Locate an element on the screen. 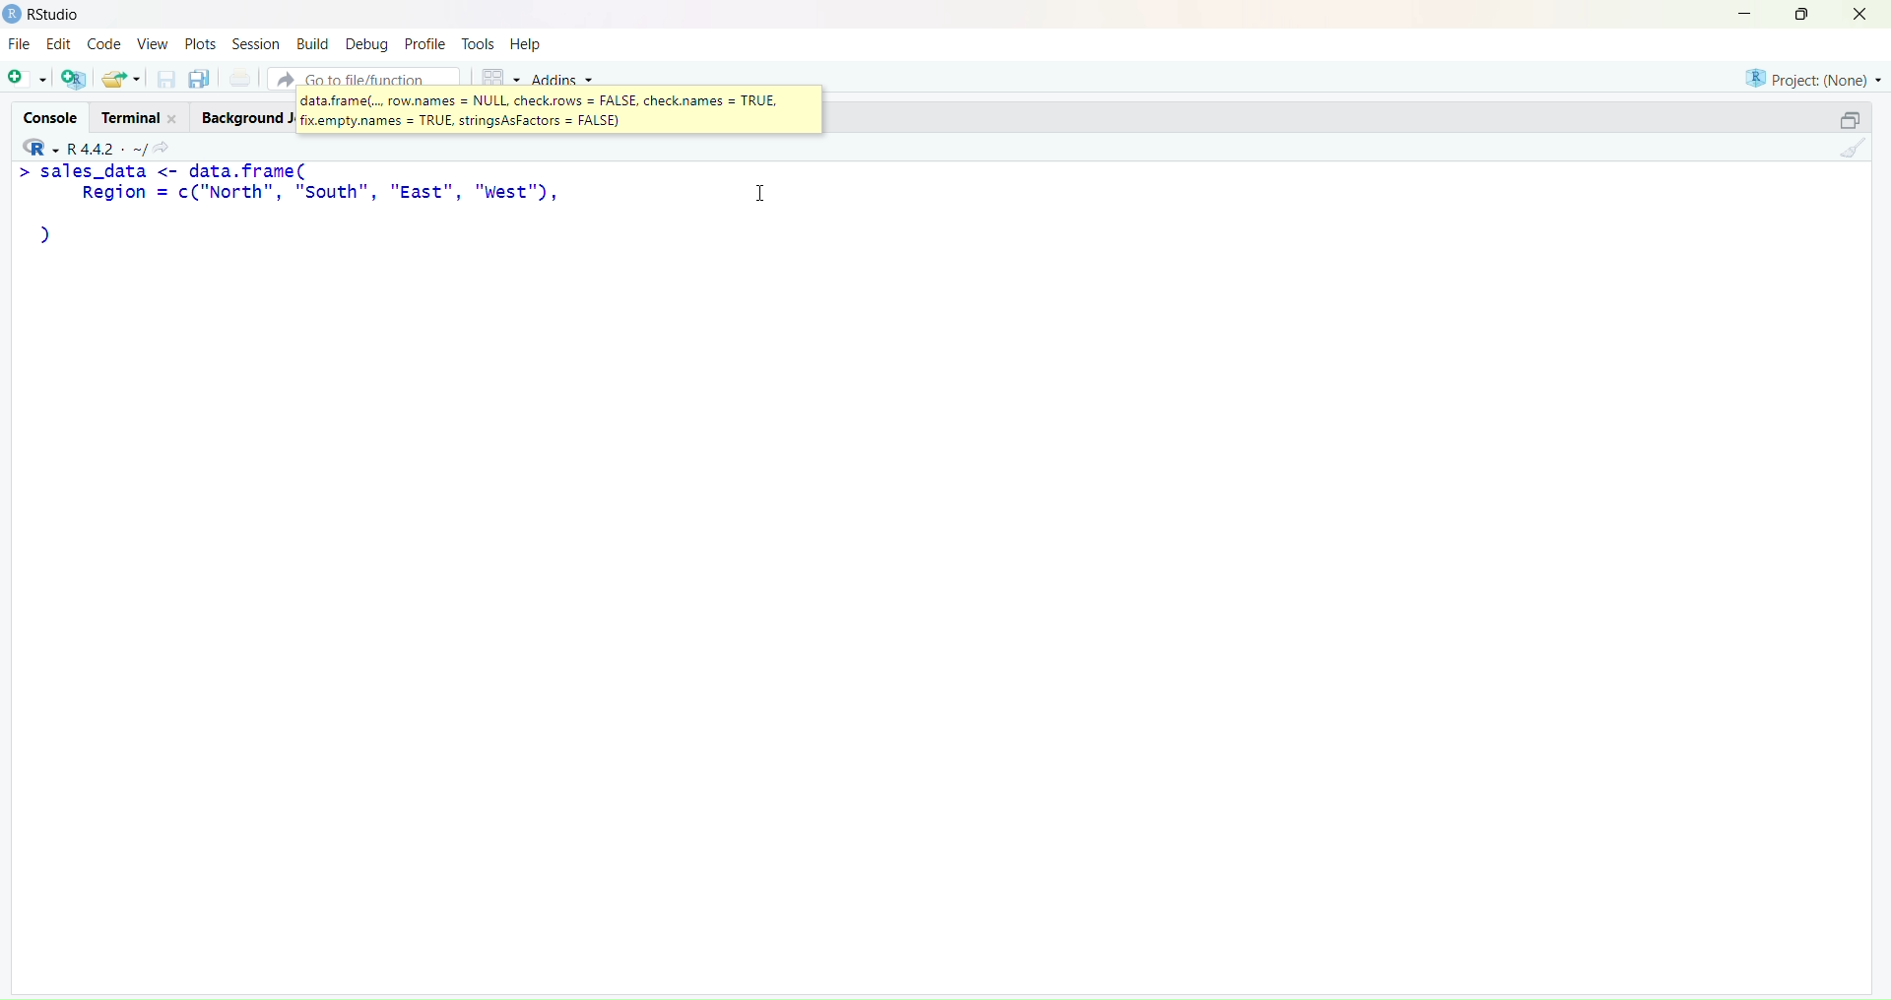 The height and width of the screenshot is (1000, 1891). Debug is located at coordinates (366, 43).